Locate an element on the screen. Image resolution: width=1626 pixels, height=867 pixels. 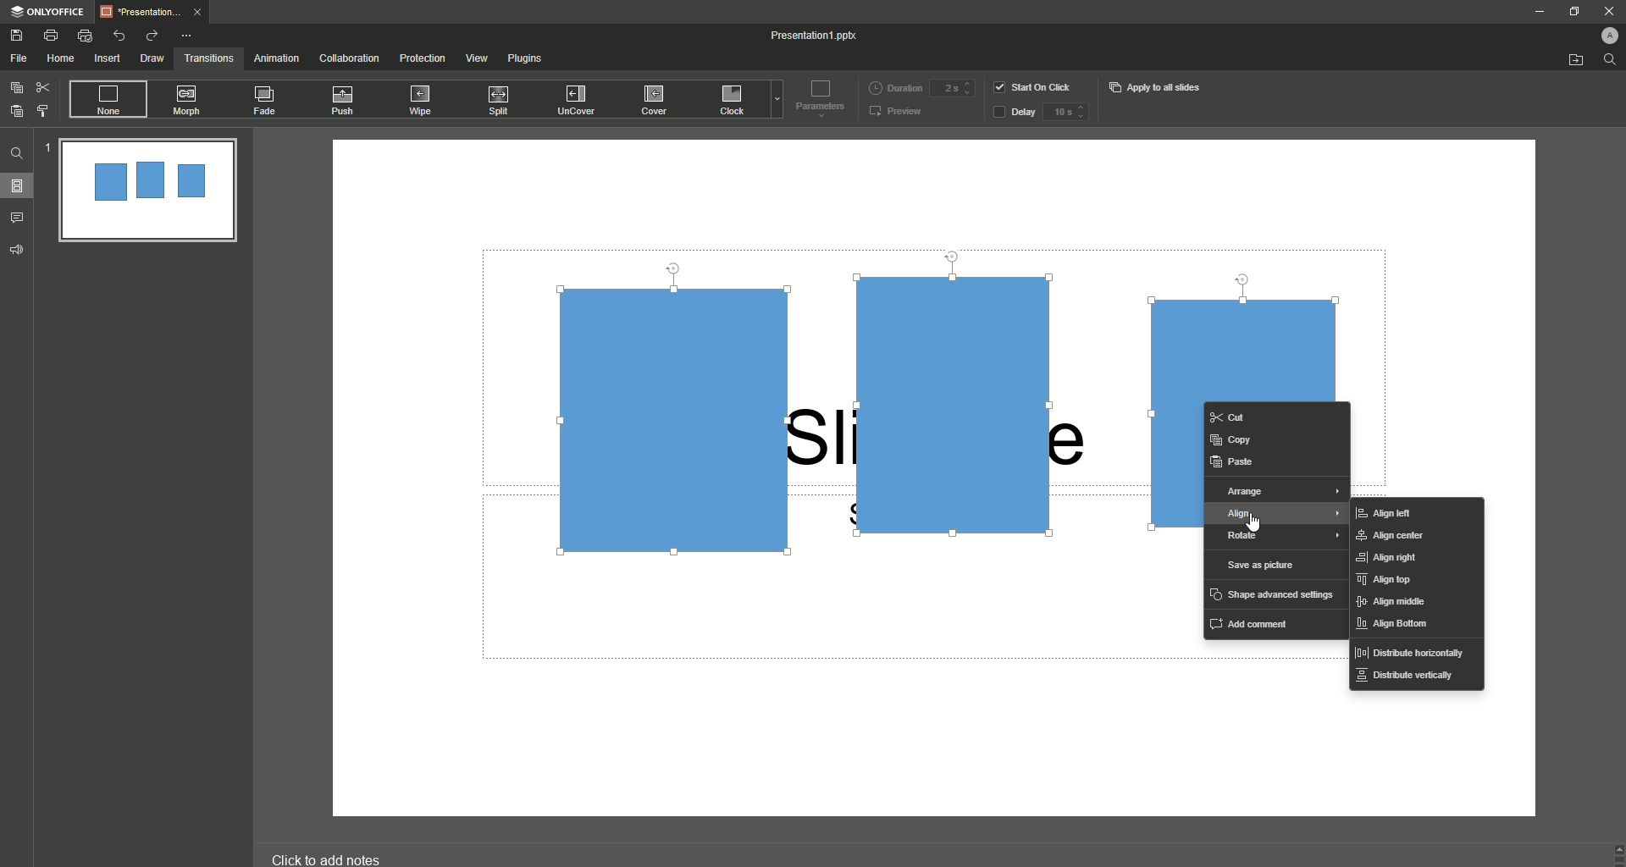
Paste is located at coordinates (17, 111).